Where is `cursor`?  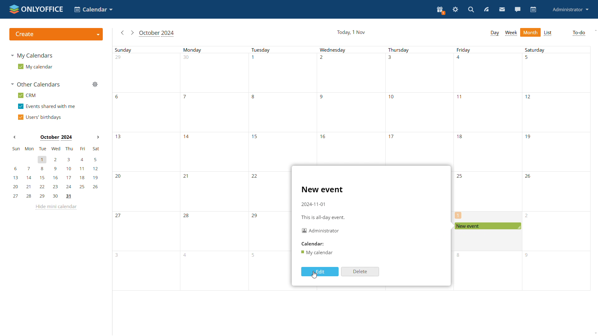 cursor is located at coordinates (314, 275).